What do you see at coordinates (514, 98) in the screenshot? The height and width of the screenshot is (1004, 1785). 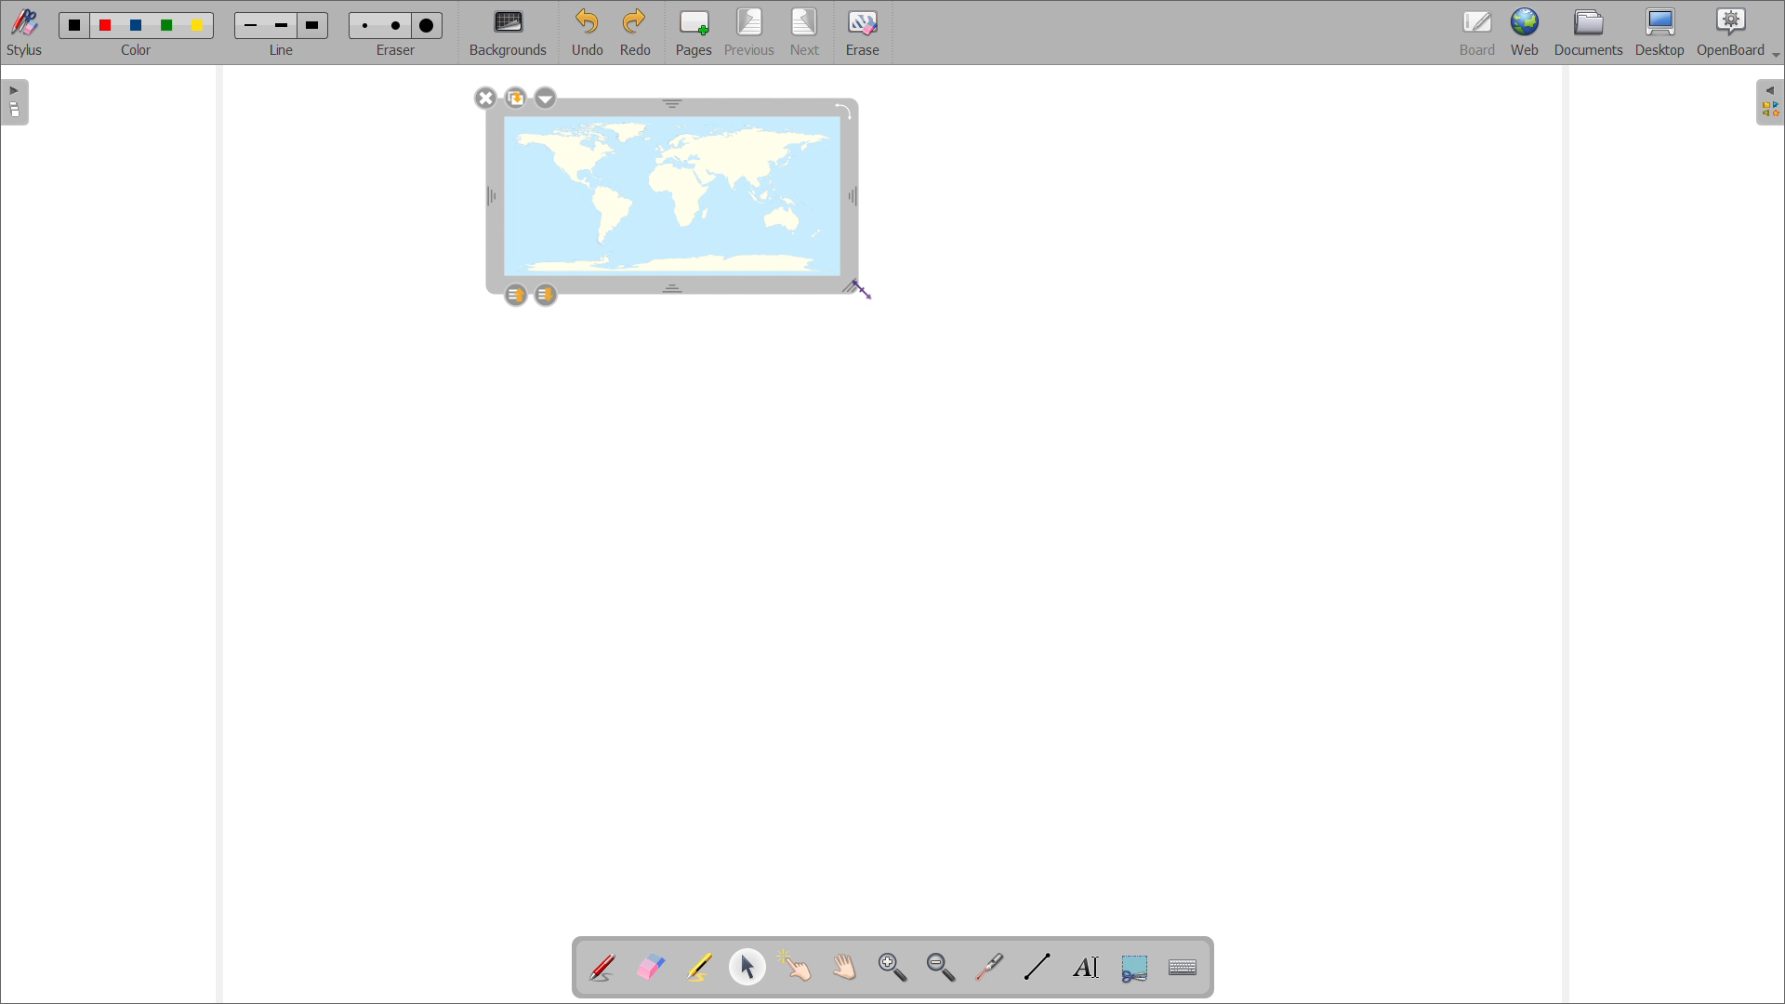 I see `duplicate` at bounding box center [514, 98].